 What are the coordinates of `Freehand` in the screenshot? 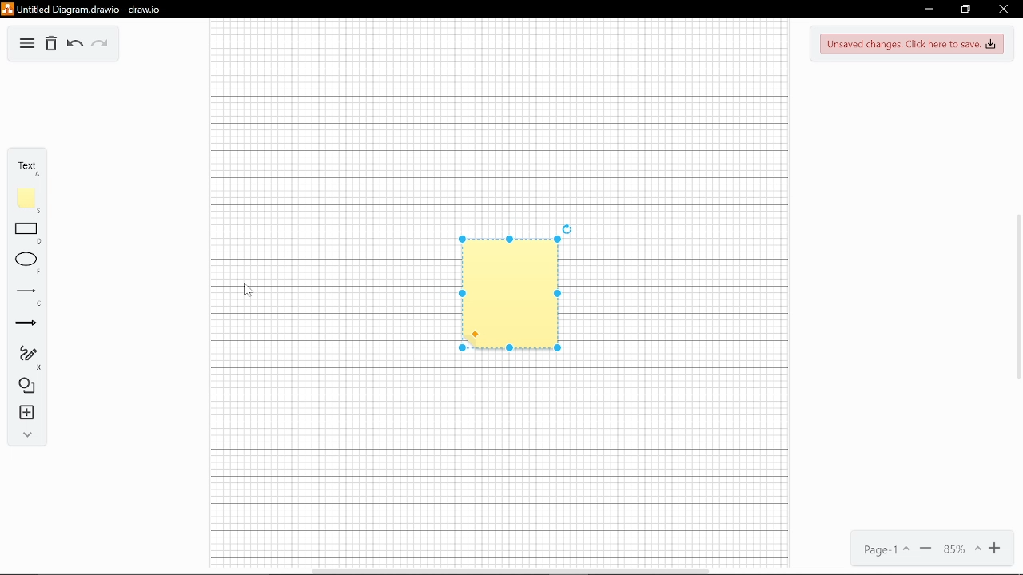 It's located at (27, 354).